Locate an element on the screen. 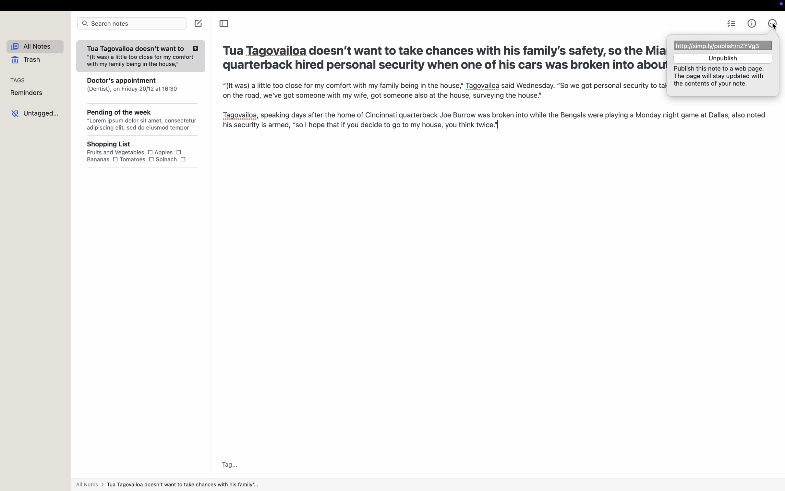 Image resolution: width=785 pixels, height=491 pixels. A htto://simp.ly/publish/nzYVg3 is located at coordinates (723, 44).